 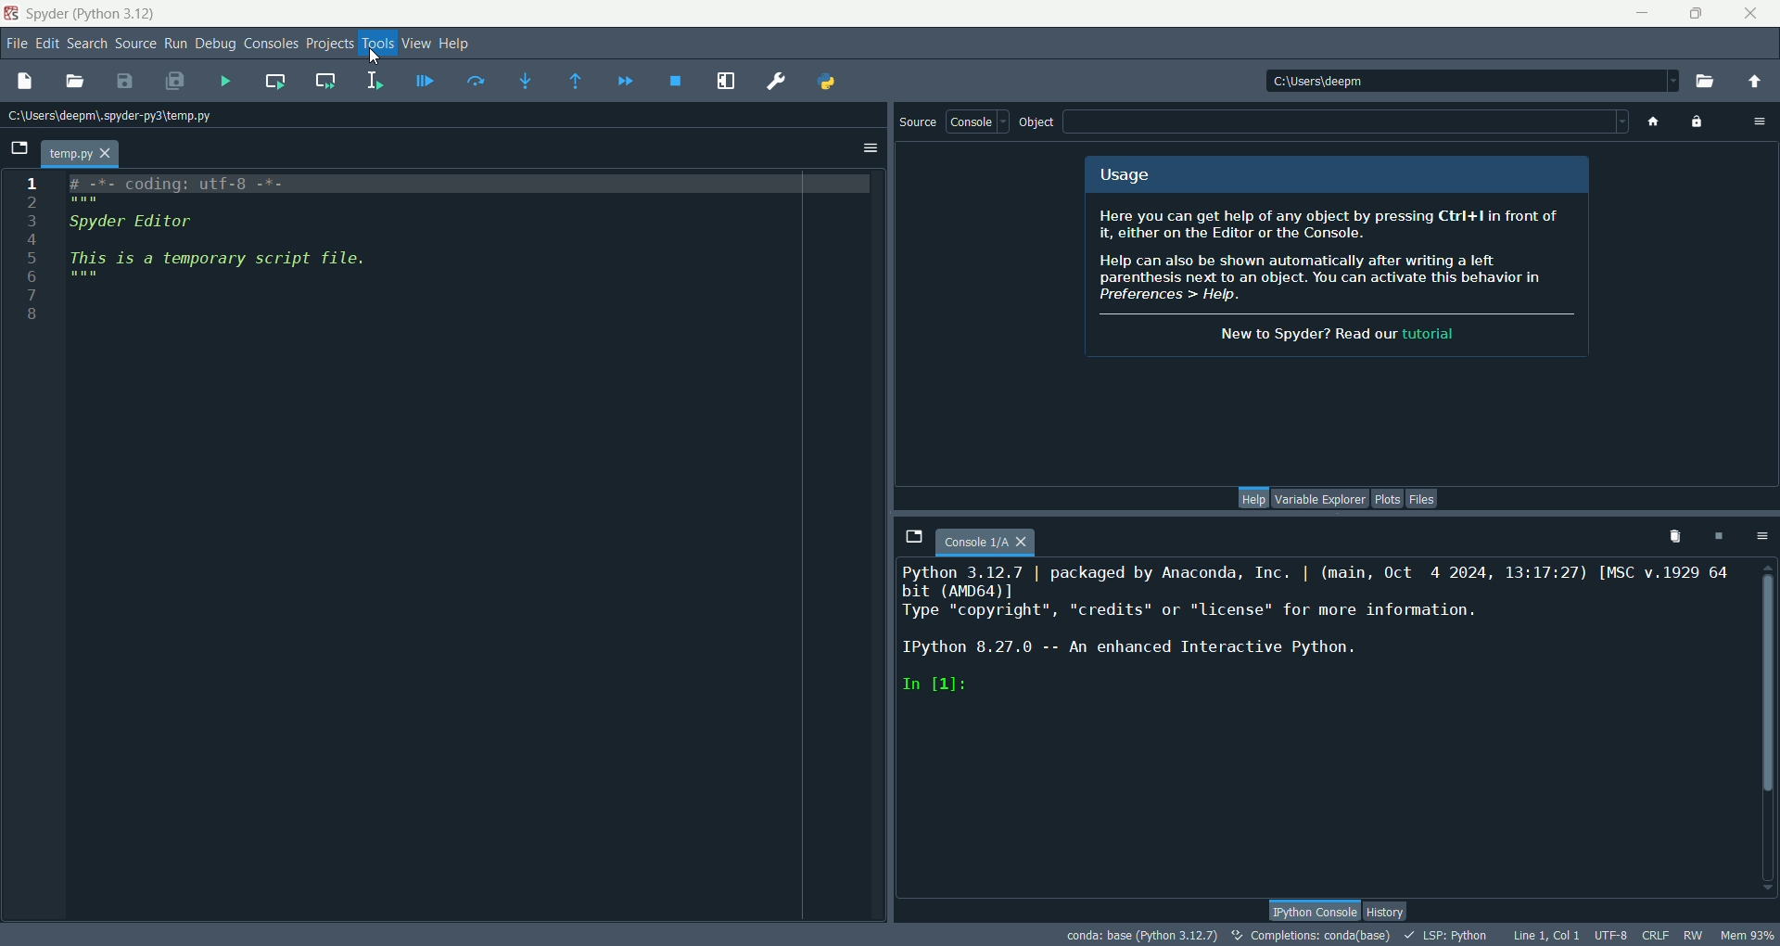 I want to click on run selection, so click(x=376, y=83).